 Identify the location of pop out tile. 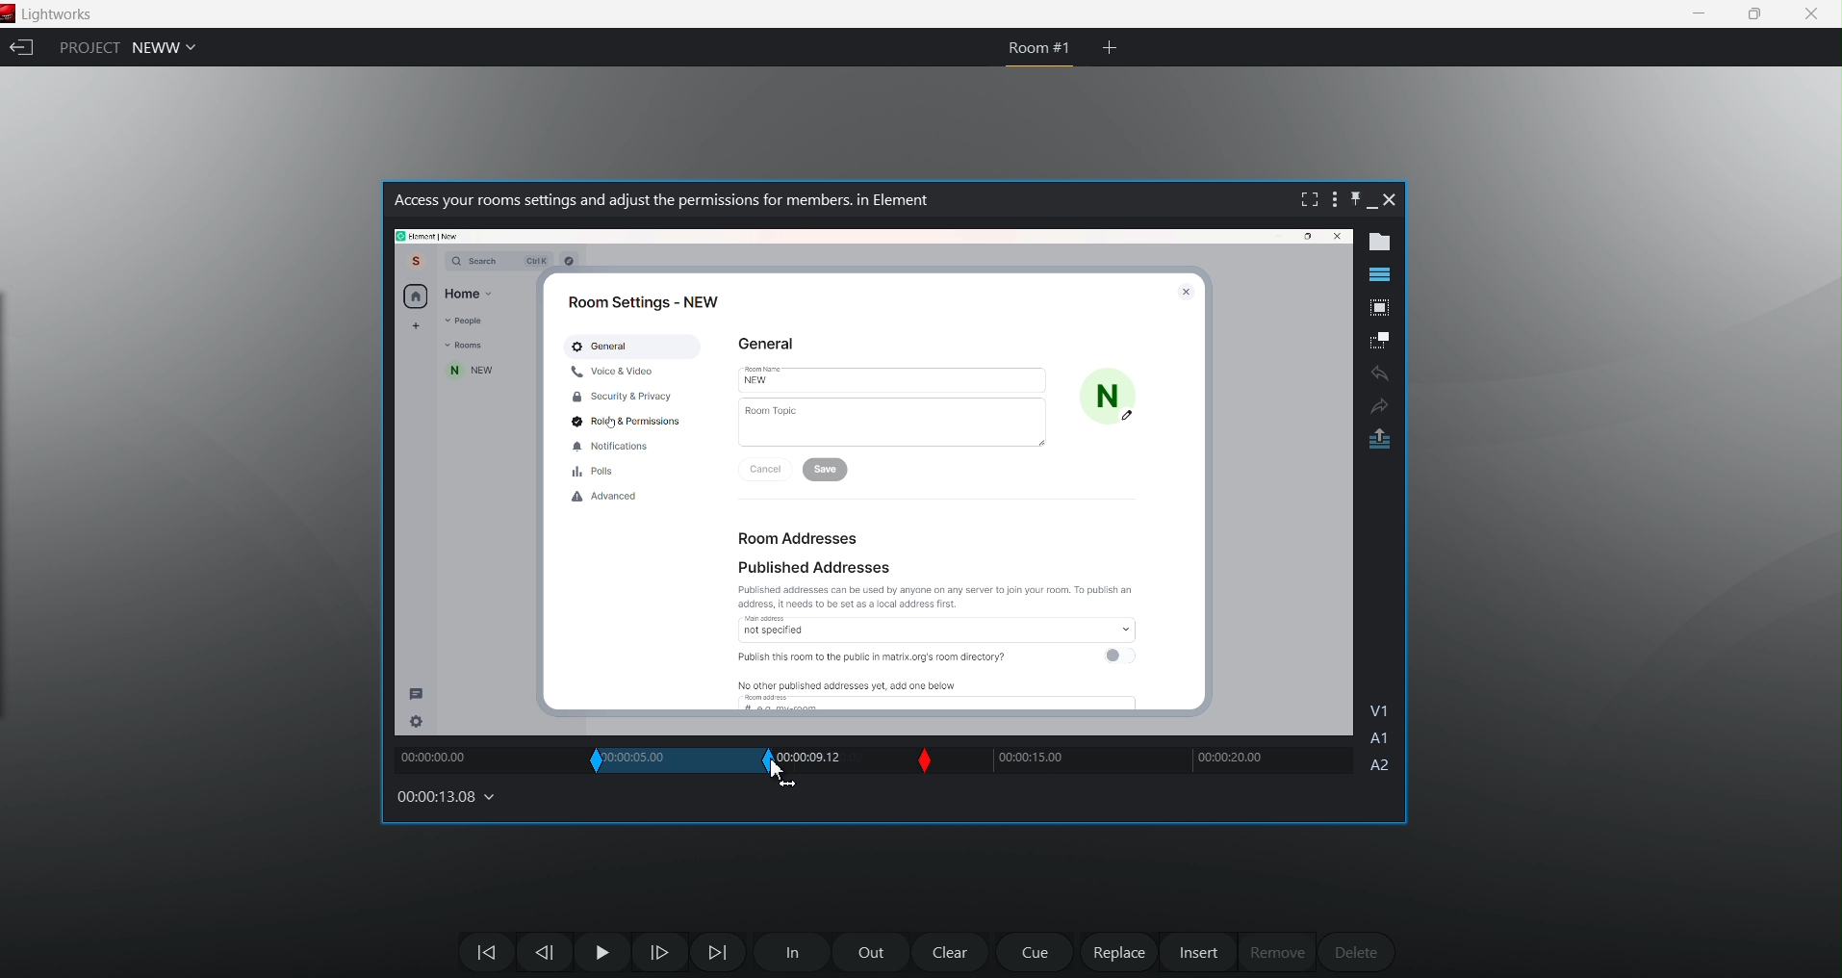
(1381, 307).